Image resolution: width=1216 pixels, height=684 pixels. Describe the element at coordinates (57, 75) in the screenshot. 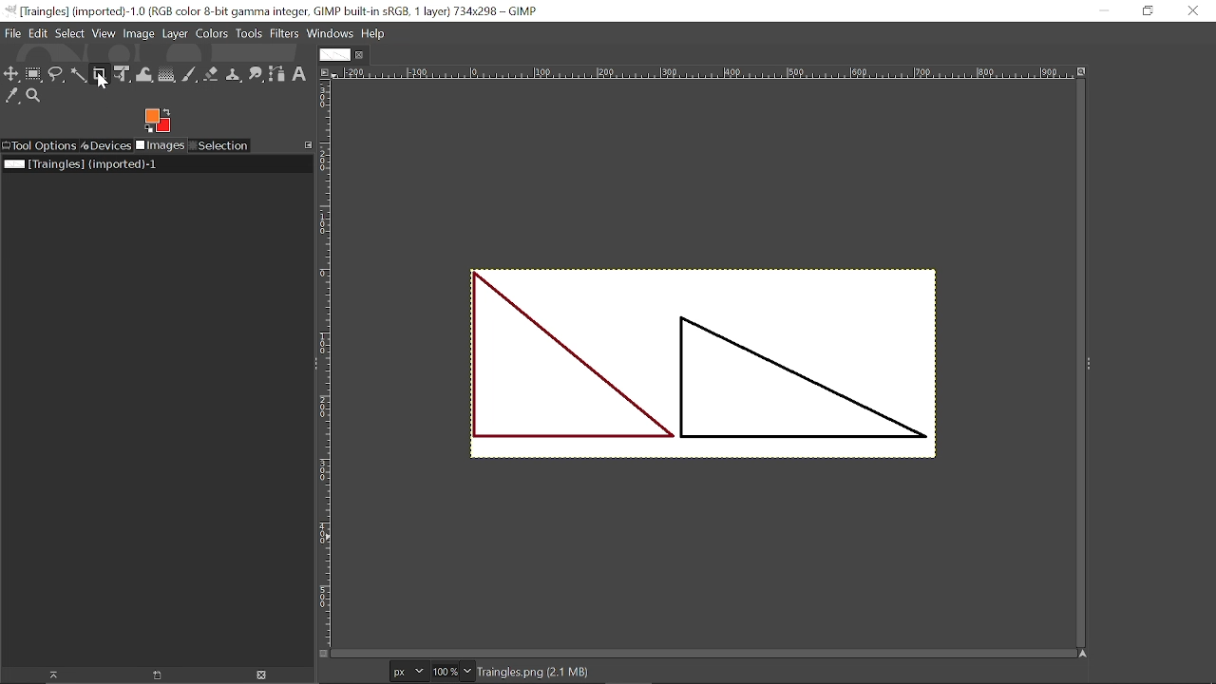

I see `Free select tool` at that location.